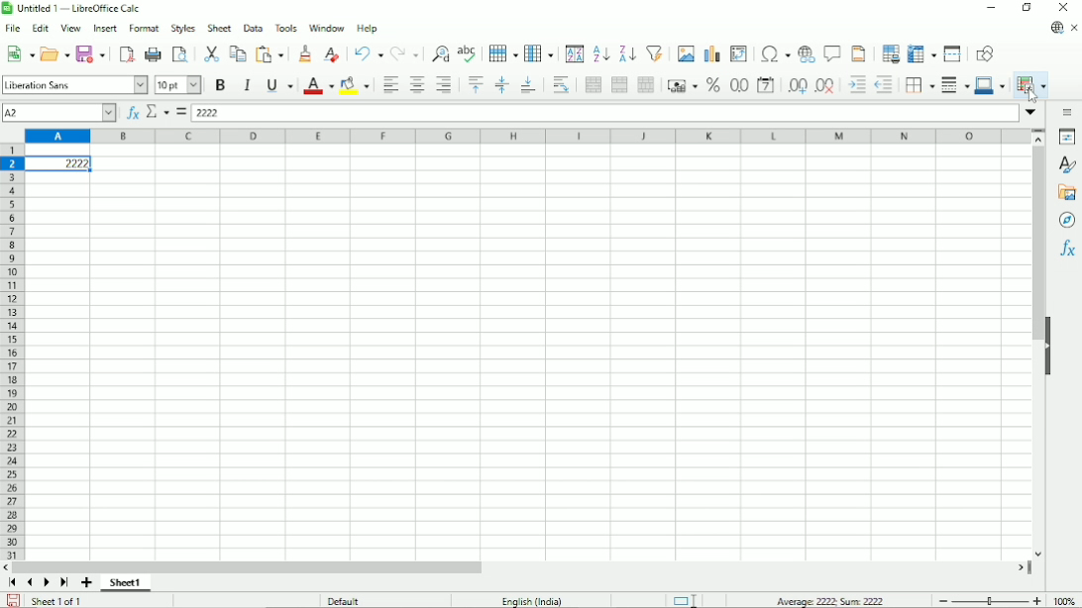  I want to click on Spell check, so click(469, 52).